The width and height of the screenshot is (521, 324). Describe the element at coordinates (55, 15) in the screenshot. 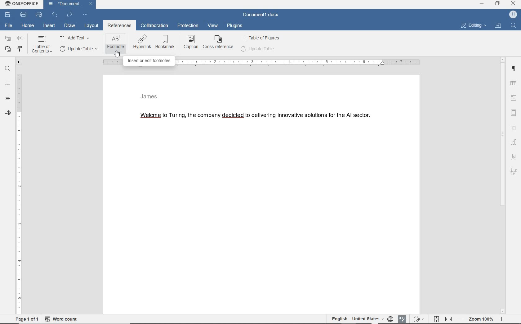

I see `undo` at that location.